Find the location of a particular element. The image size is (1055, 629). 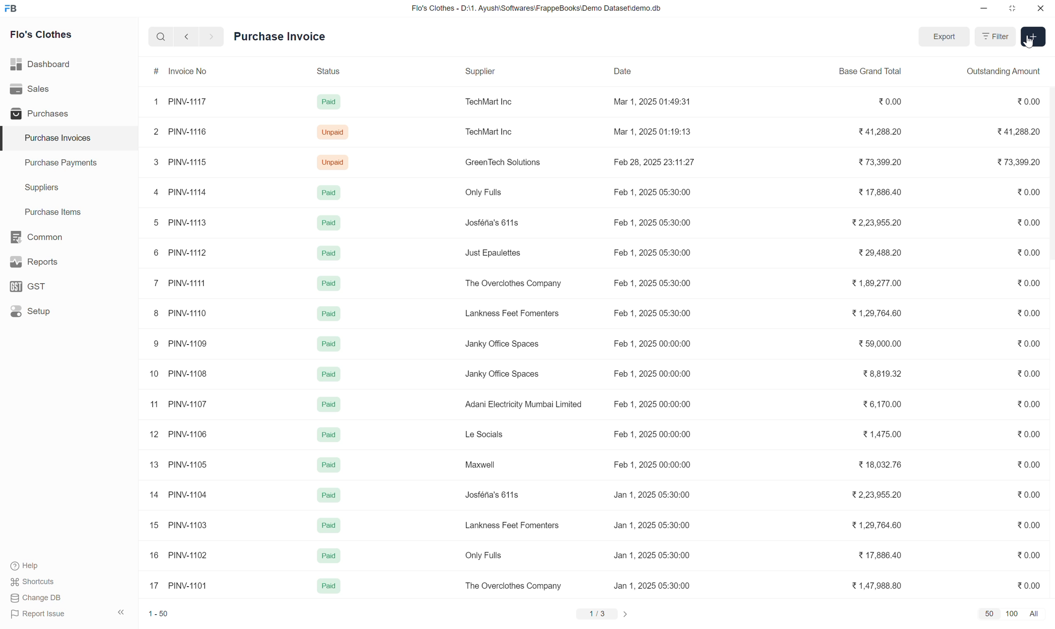

29,488.20 is located at coordinates (880, 253).